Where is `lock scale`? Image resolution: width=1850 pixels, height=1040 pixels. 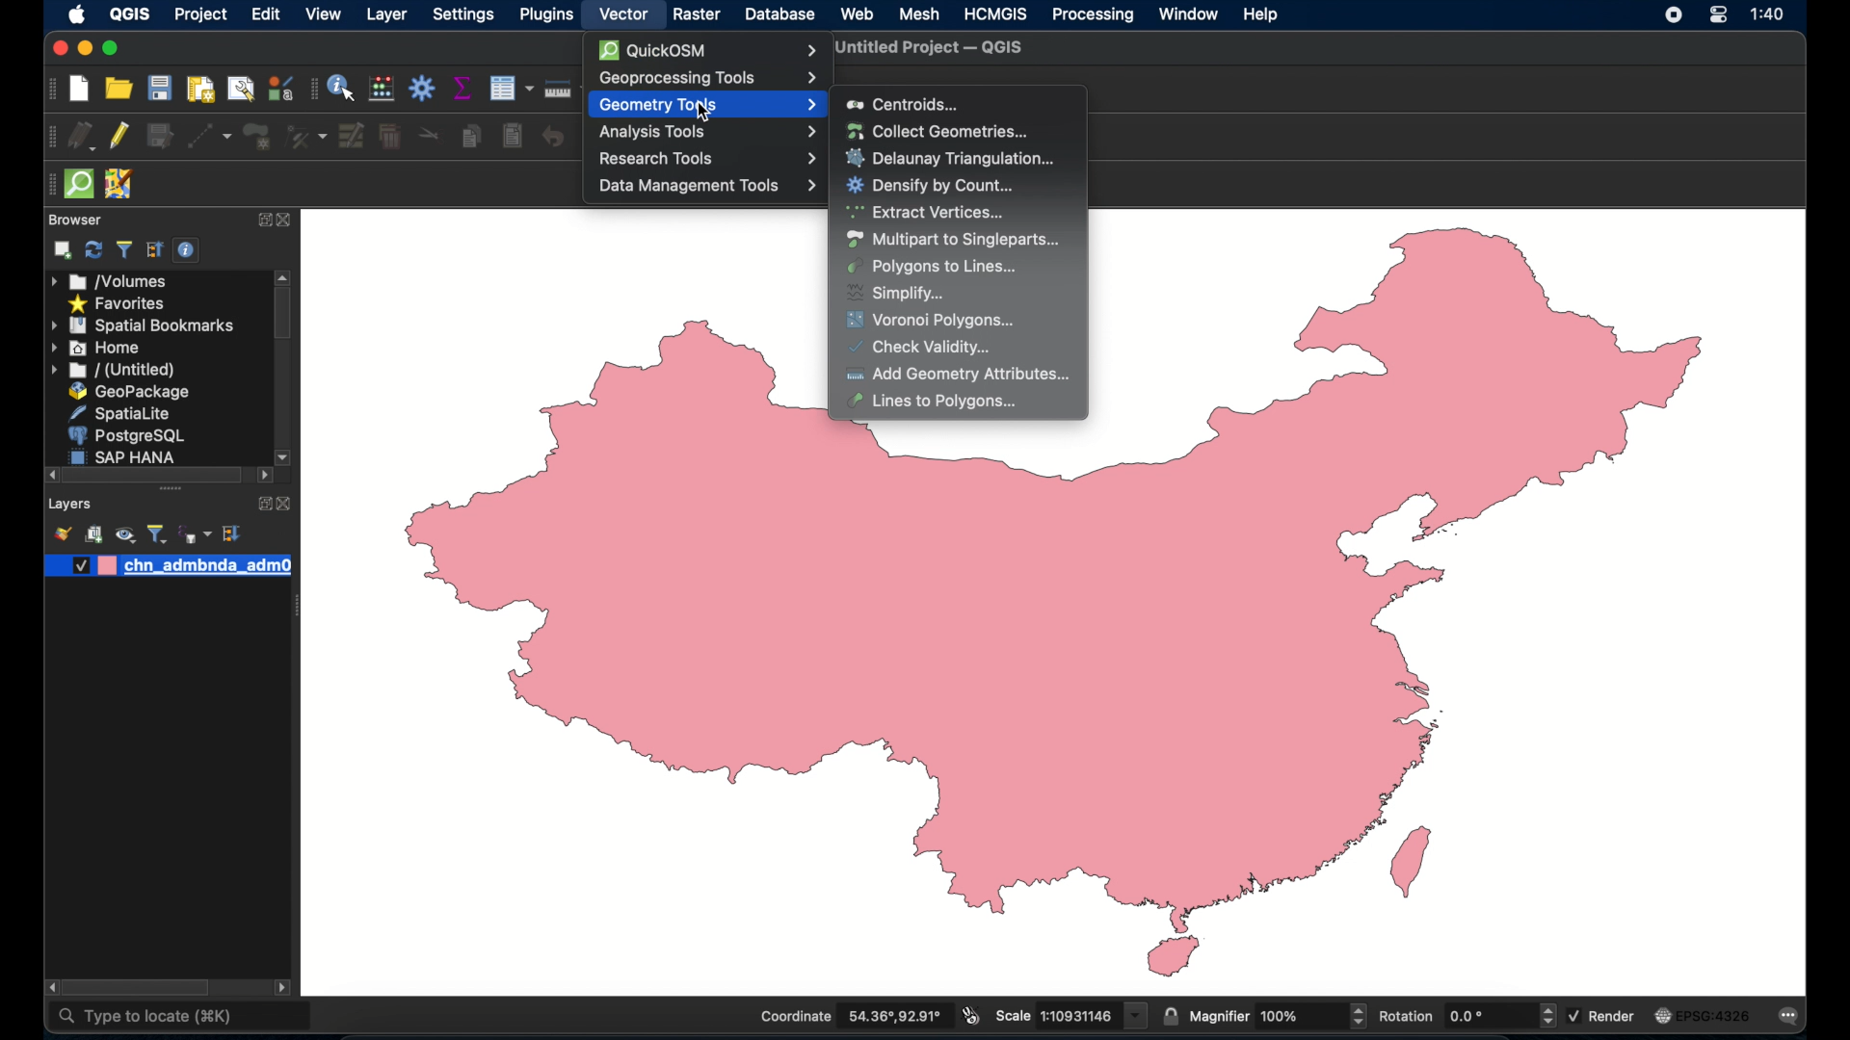
lock scale is located at coordinates (1169, 1015).